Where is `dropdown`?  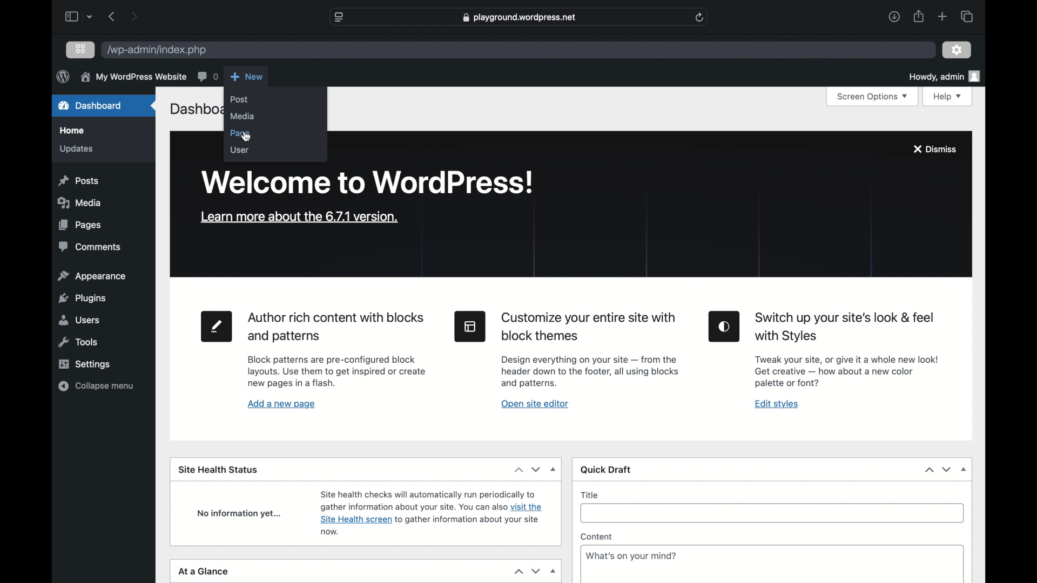 dropdown is located at coordinates (90, 17).